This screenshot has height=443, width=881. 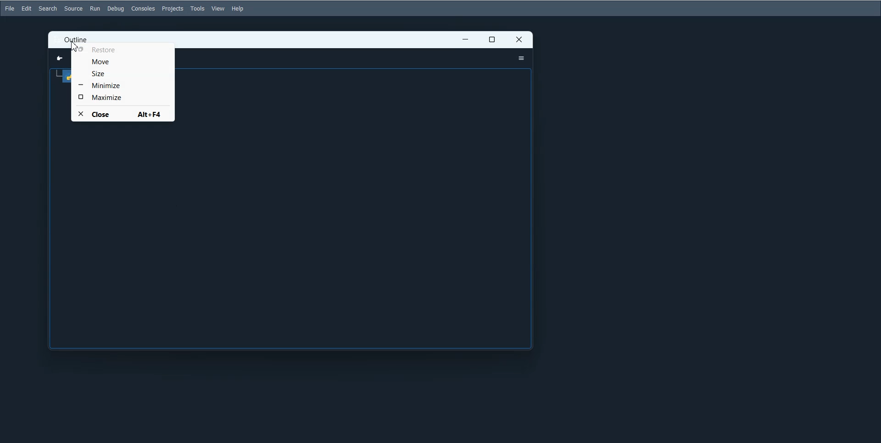 What do you see at coordinates (218, 9) in the screenshot?
I see `View` at bounding box center [218, 9].